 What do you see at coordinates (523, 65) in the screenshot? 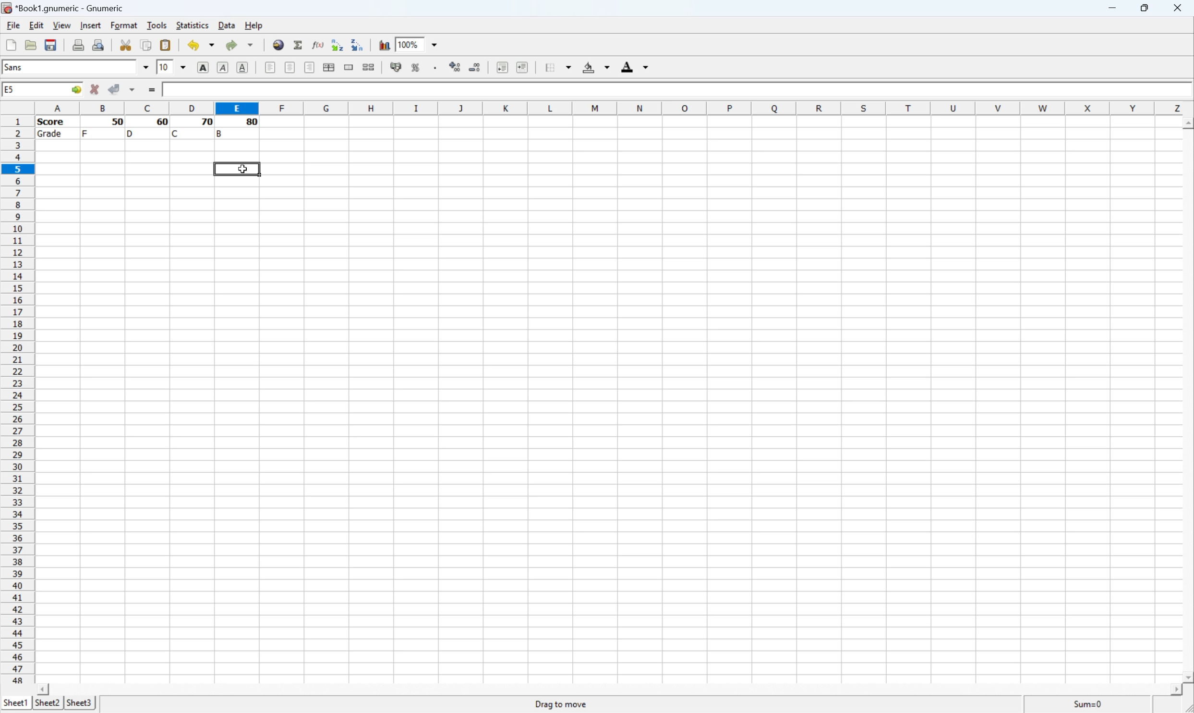
I see `Increase Indent, and align the contents to the left` at bounding box center [523, 65].